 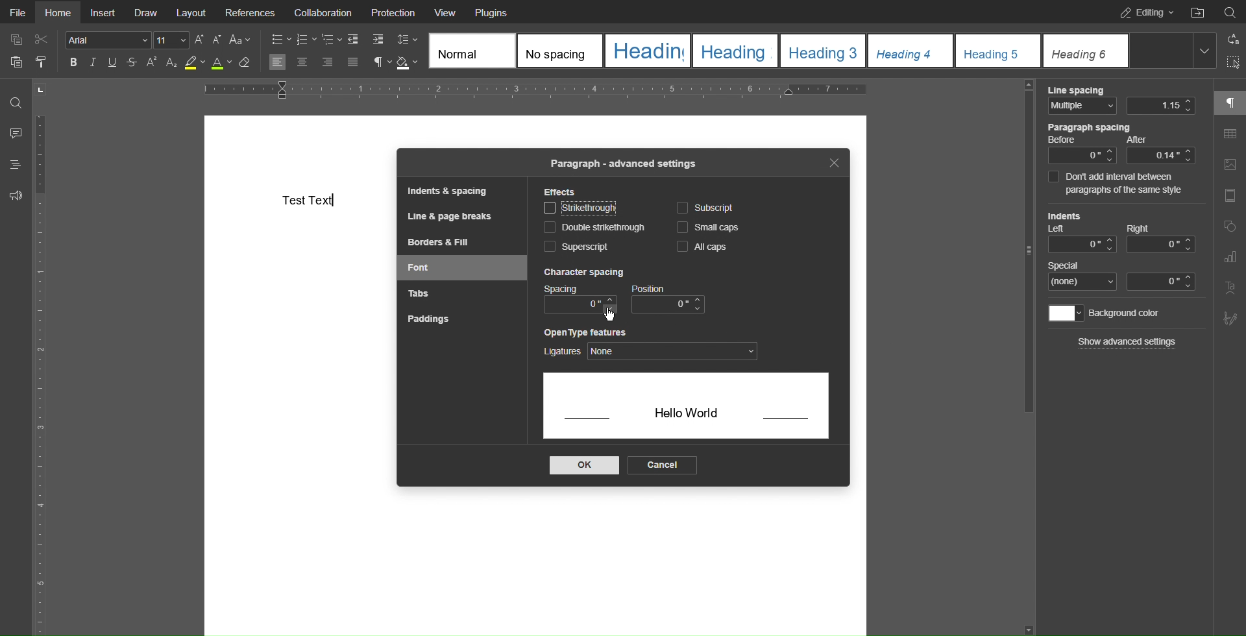 What do you see at coordinates (306, 40) in the screenshot?
I see `Numbered List` at bounding box center [306, 40].